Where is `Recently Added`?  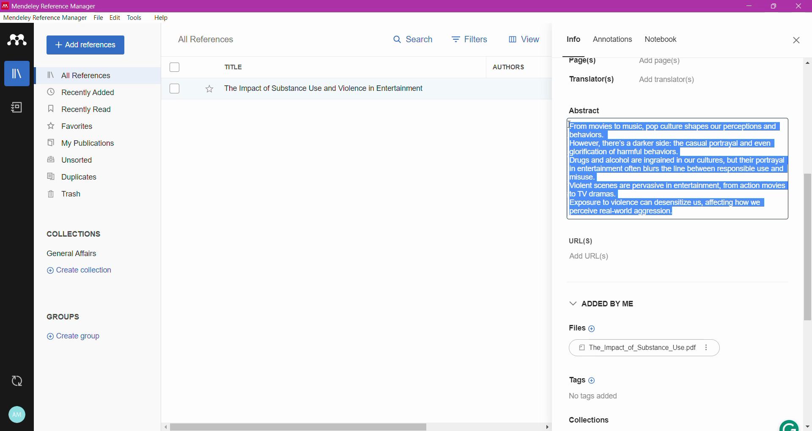
Recently Added is located at coordinates (80, 93).